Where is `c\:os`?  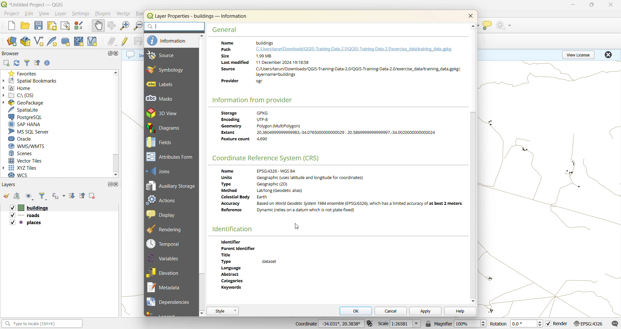 c\:os is located at coordinates (24, 95).